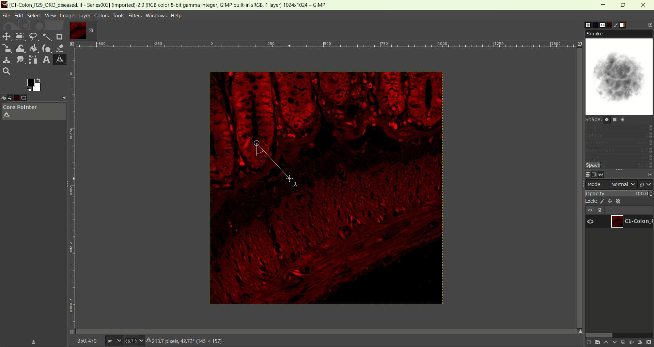  What do you see at coordinates (590, 211) in the screenshot?
I see `visibility` at bounding box center [590, 211].